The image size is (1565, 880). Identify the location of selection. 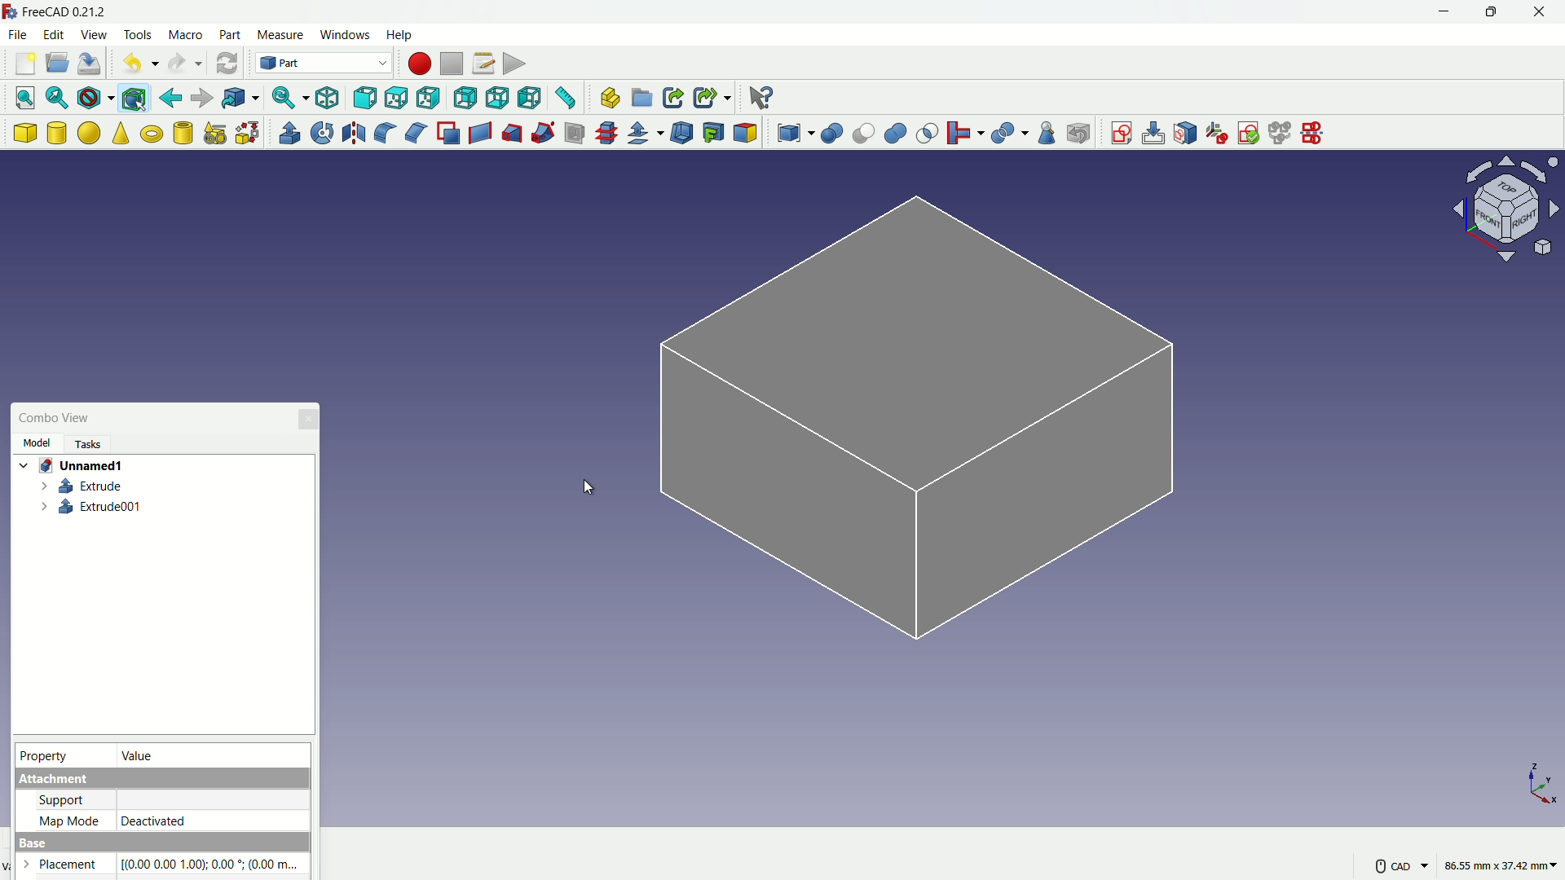
(928, 134).